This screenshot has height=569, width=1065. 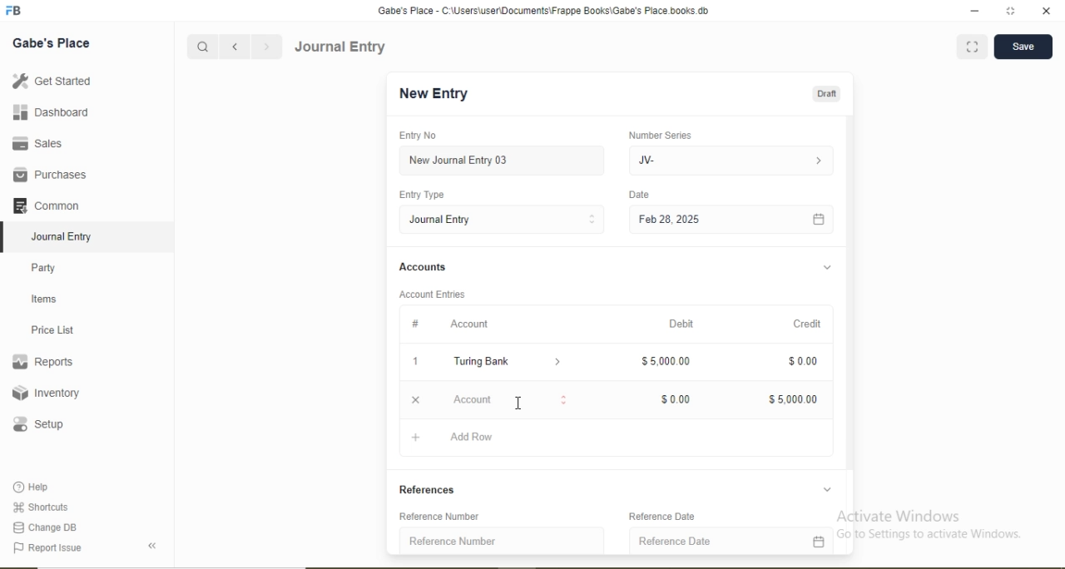 I want to click on Change DB, so click(x=43, y=528).